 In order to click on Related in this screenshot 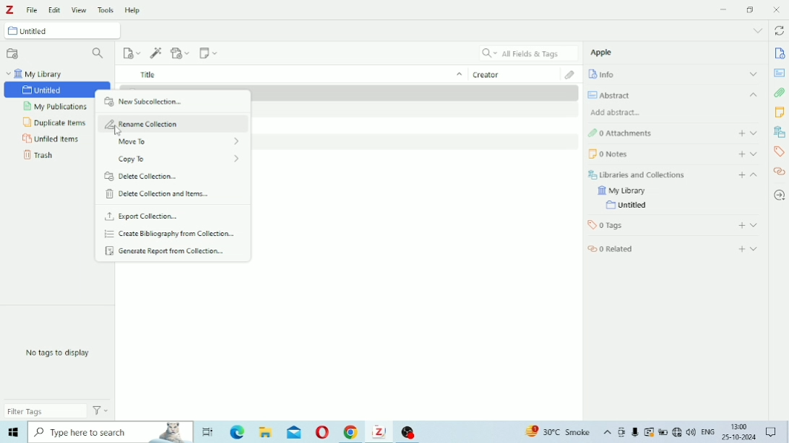, I will do `click(780, 170)`.